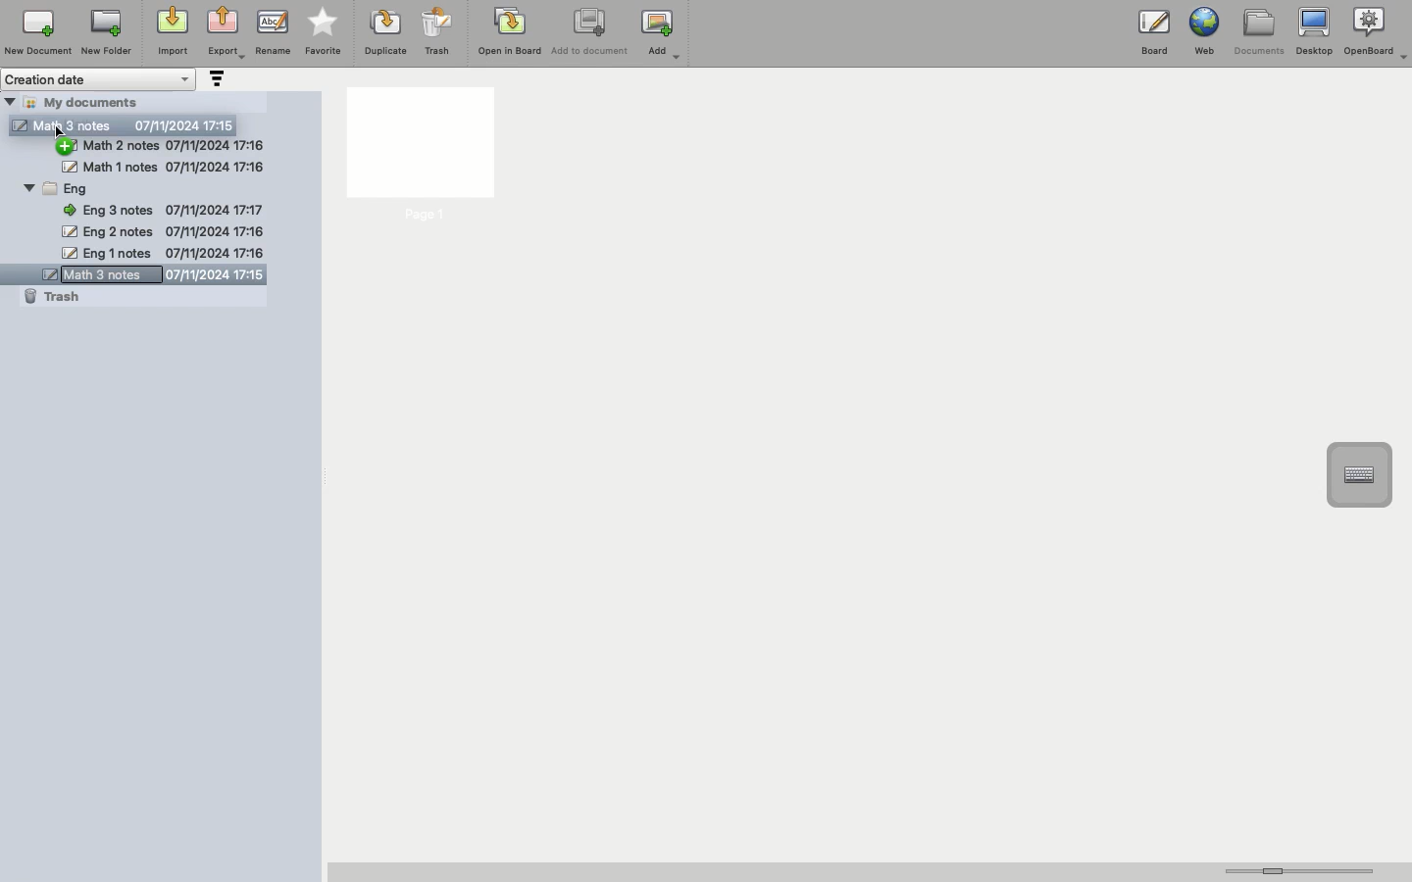  What do you see at coordinates (226, 34) in the screenshot?
I see `Export` at bounding box center [226, 34].